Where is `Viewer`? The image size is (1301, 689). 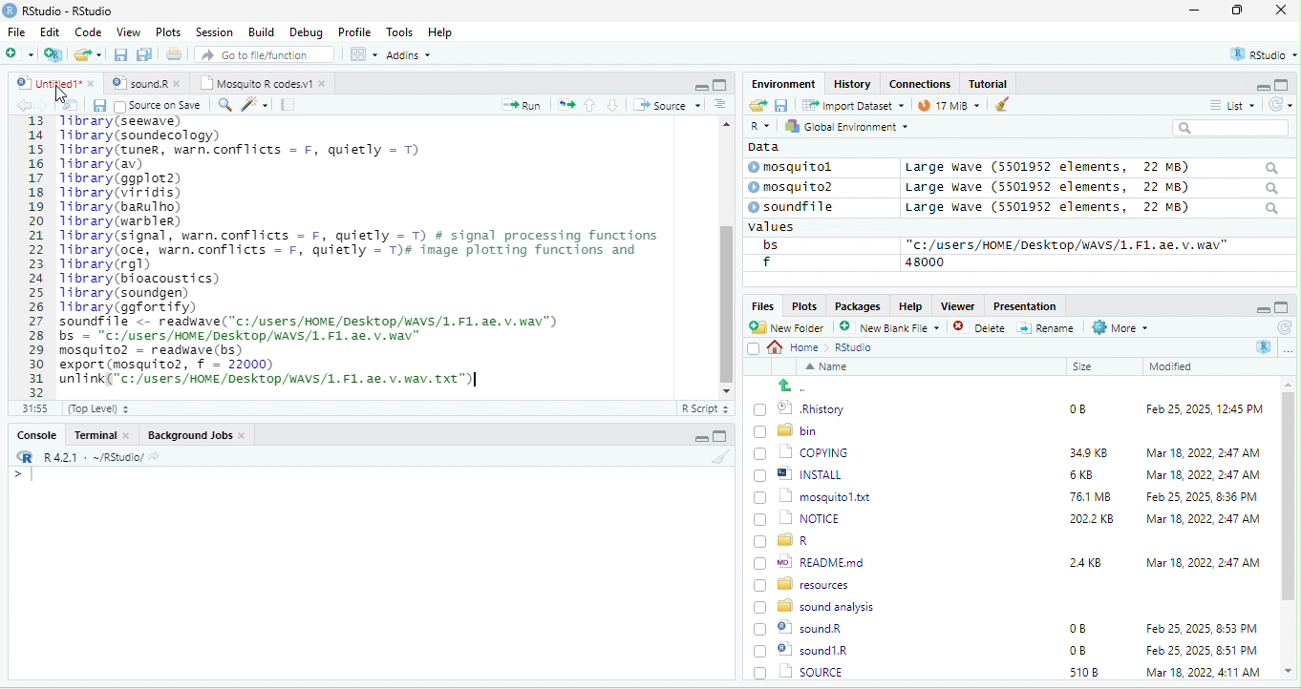 Viewer is located at coordinates (955, 306).